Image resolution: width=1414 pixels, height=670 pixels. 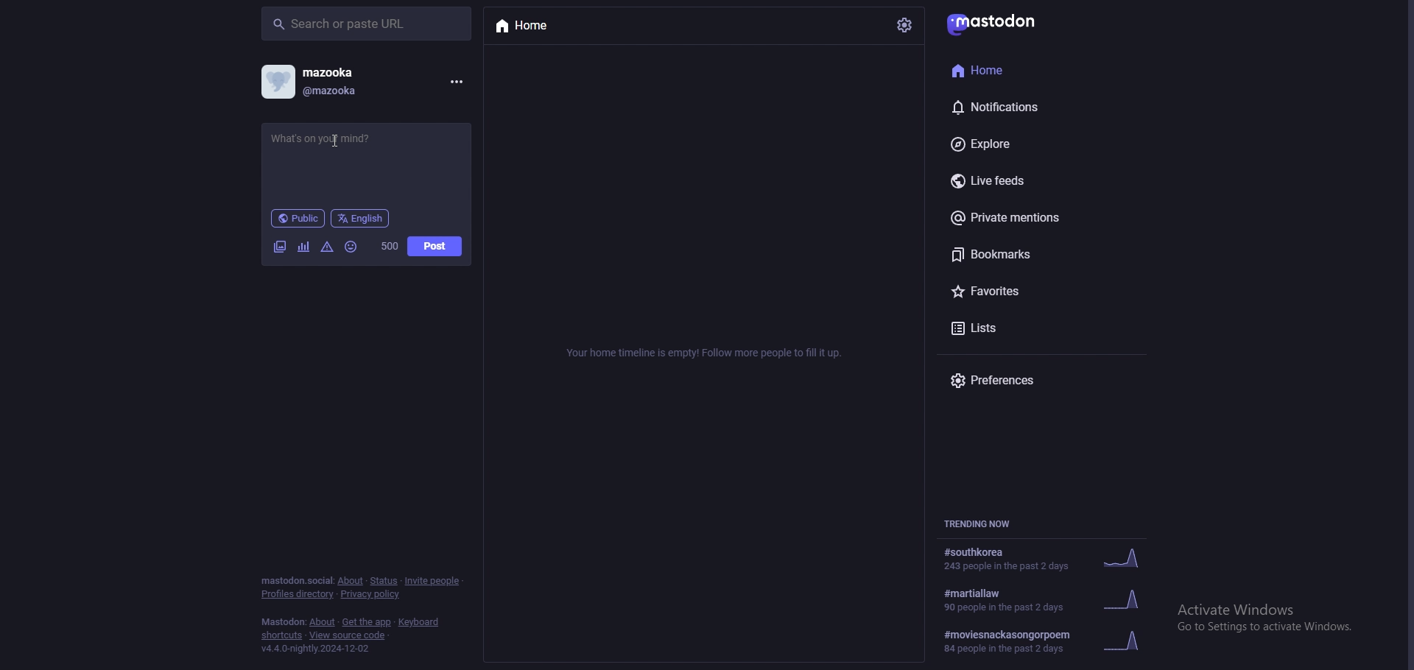 I want to click on mazooka, so click(x=349, y=71).